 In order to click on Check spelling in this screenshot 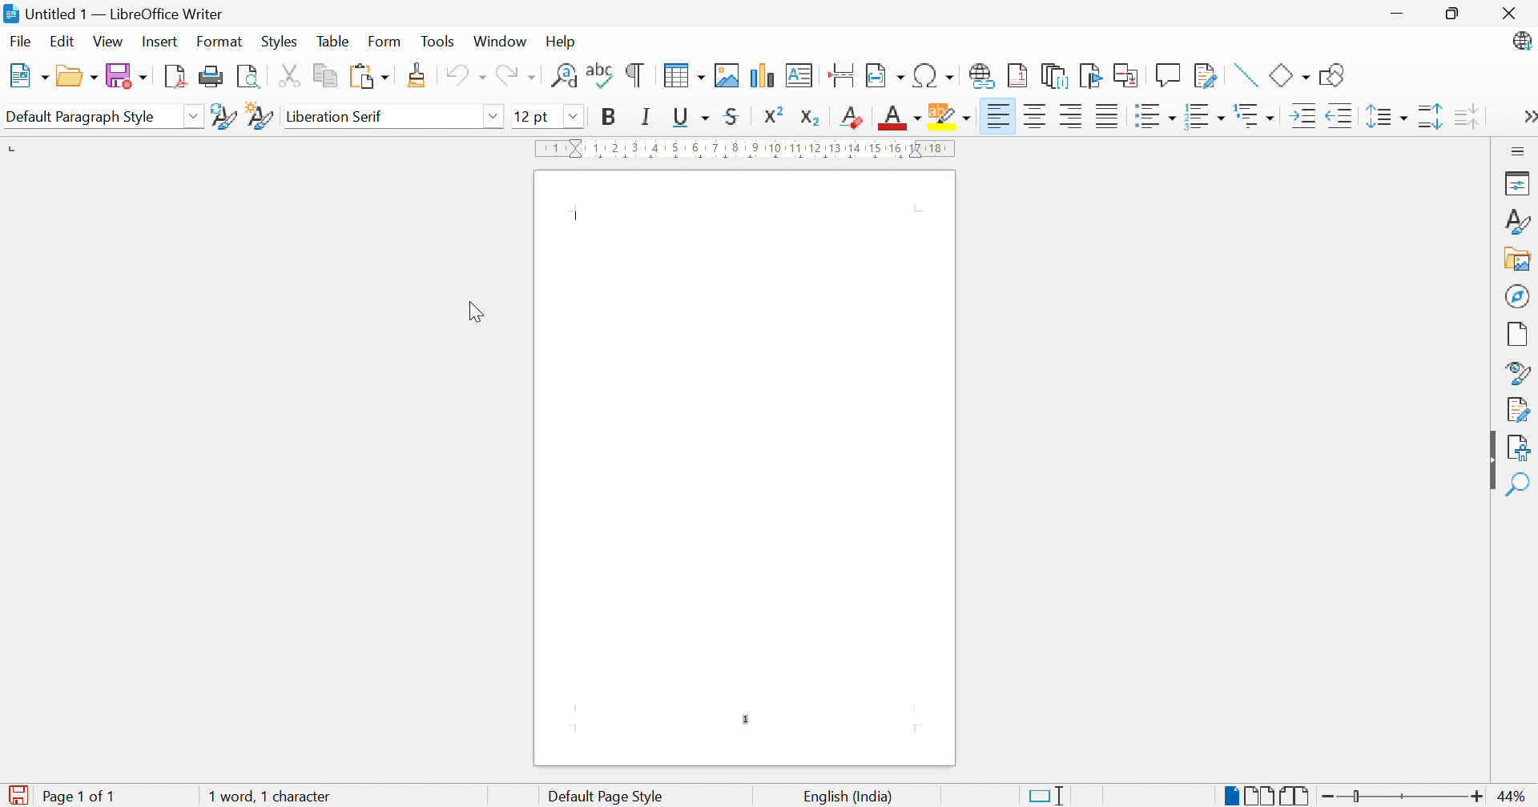, I will do `click(599, 75)`.